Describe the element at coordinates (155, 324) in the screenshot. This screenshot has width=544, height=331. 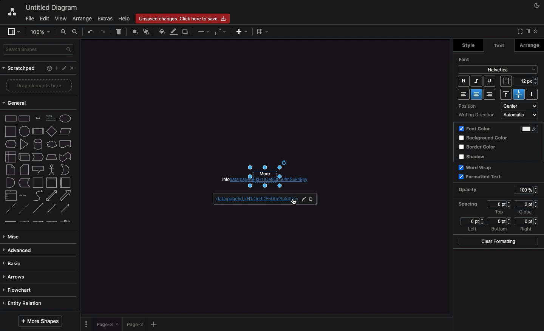
I see `Add` at that location.